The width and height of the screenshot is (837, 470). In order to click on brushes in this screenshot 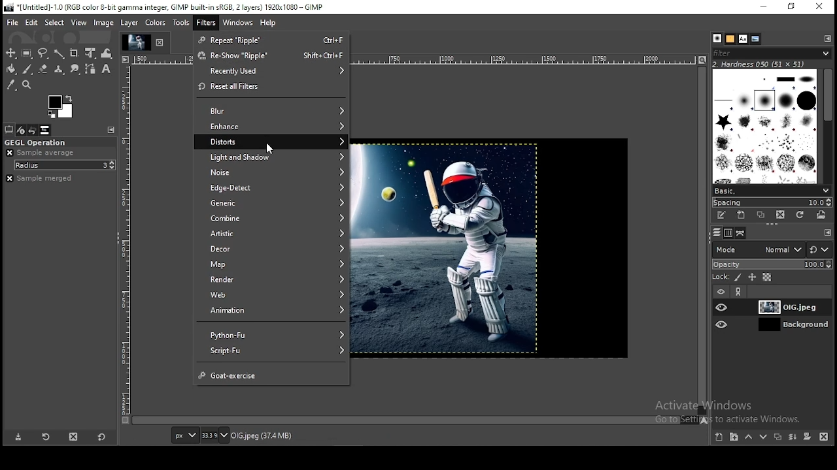, I will do `click(718, 38)`.